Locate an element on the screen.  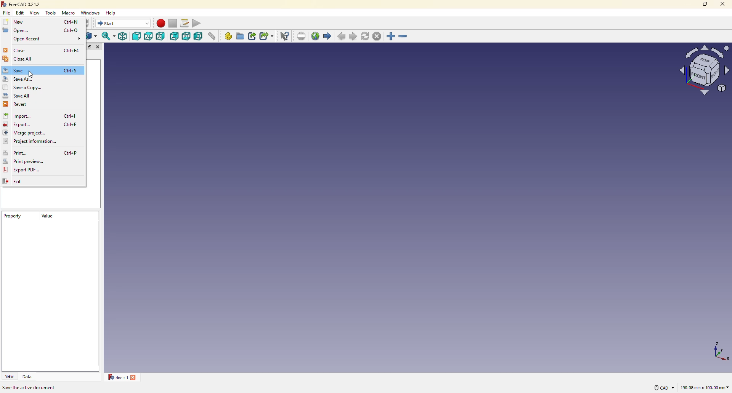
save the active document is located at coordinates (31, 387).